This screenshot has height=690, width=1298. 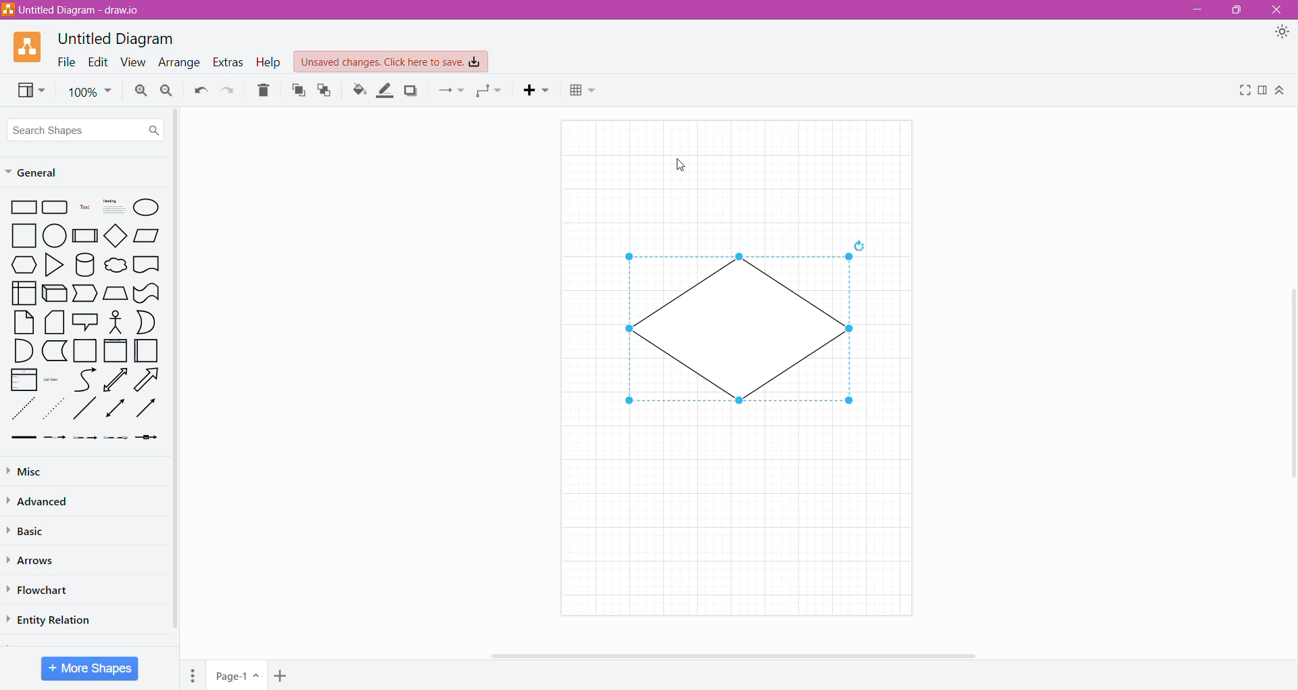 I want to click on Arrange, so click(x=178, y=64).